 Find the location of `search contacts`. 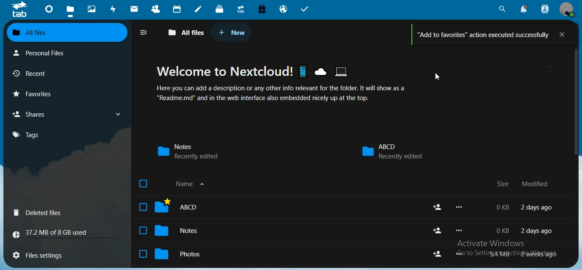

search contacts is located at coordinates (545, 10).